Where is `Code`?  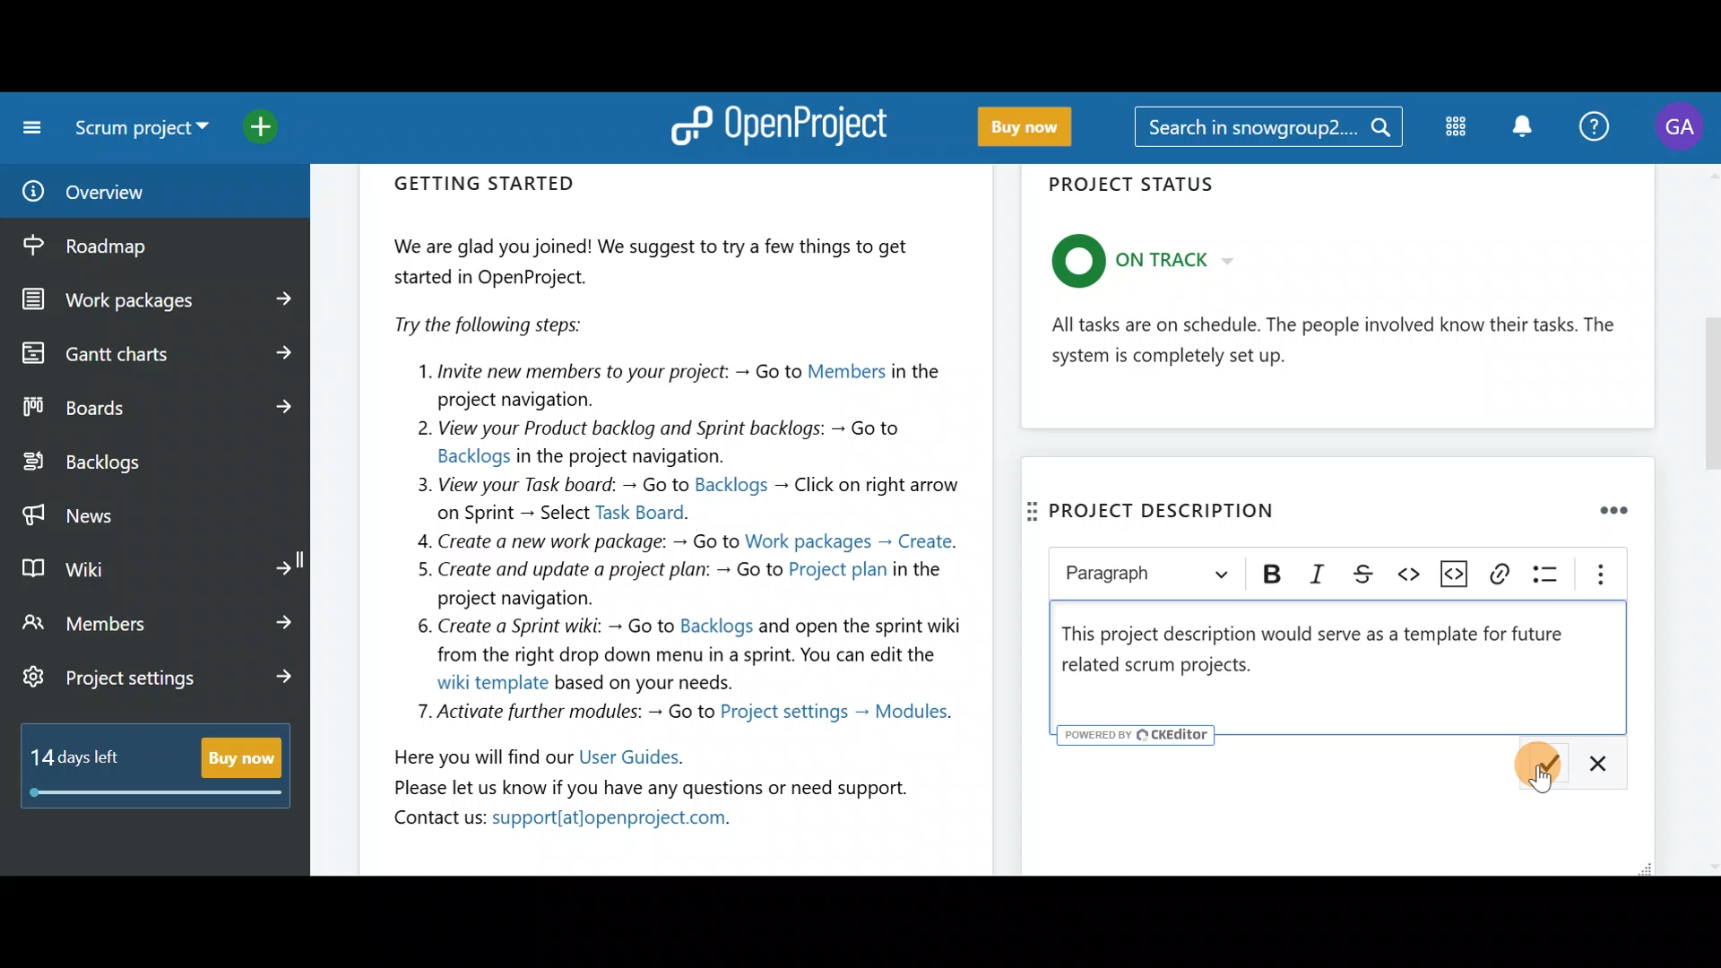 Code is located at coordinates (1402, 573).